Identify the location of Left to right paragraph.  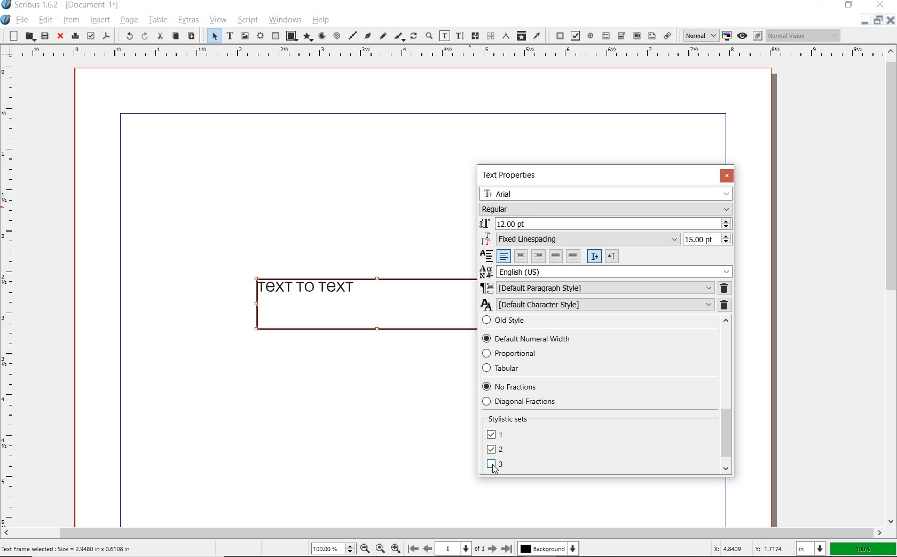
(595, 257).